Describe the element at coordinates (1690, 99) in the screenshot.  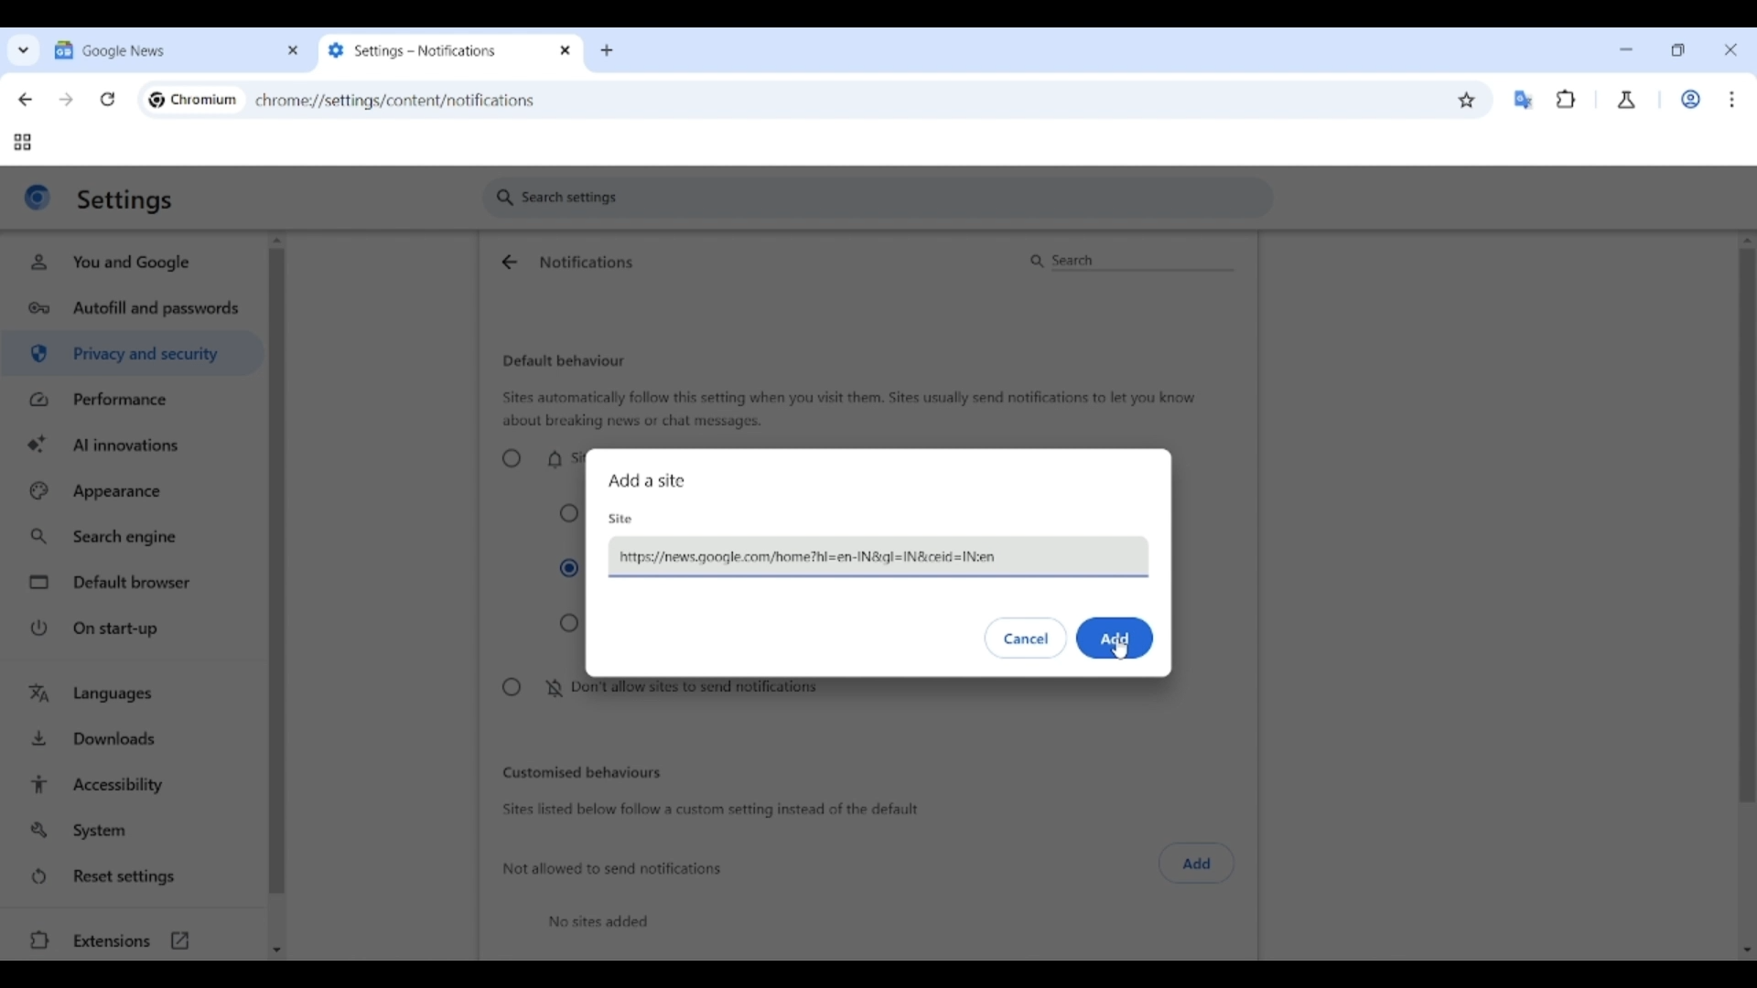
I see `Work` at that location.